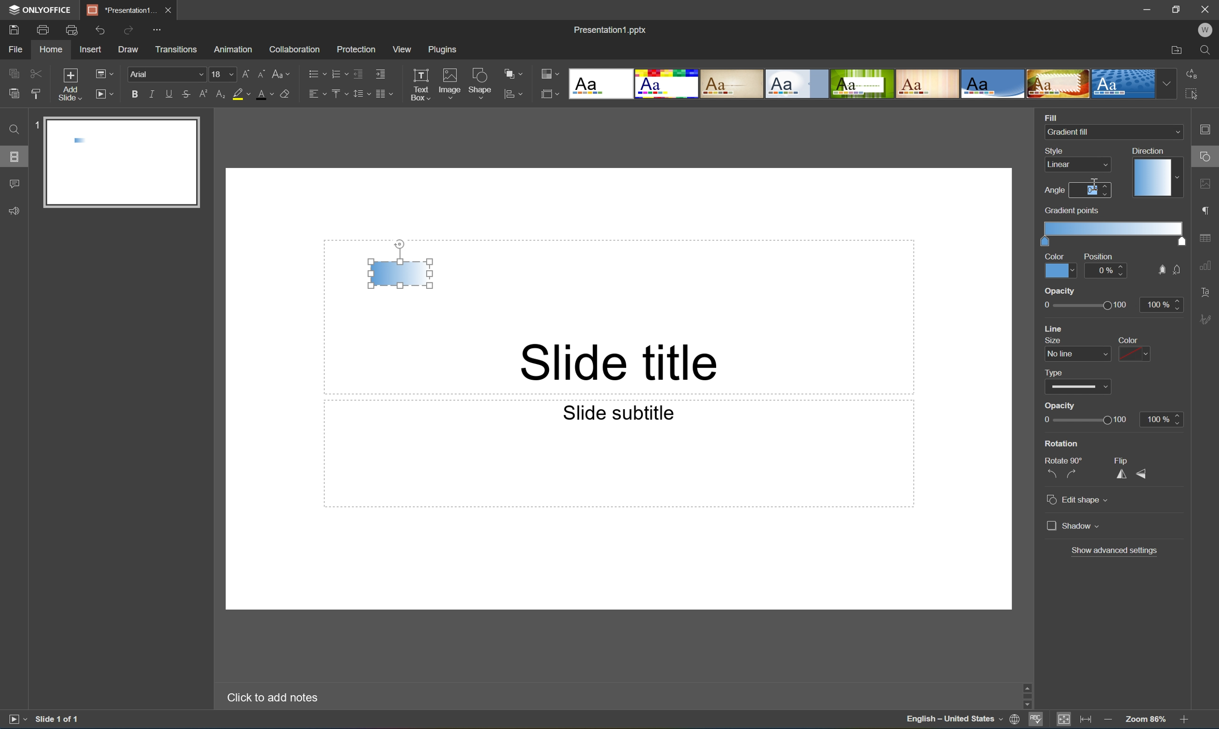 The width and height of the screenshot is (1219, 729). I want to click on 1, so click(35, 128).